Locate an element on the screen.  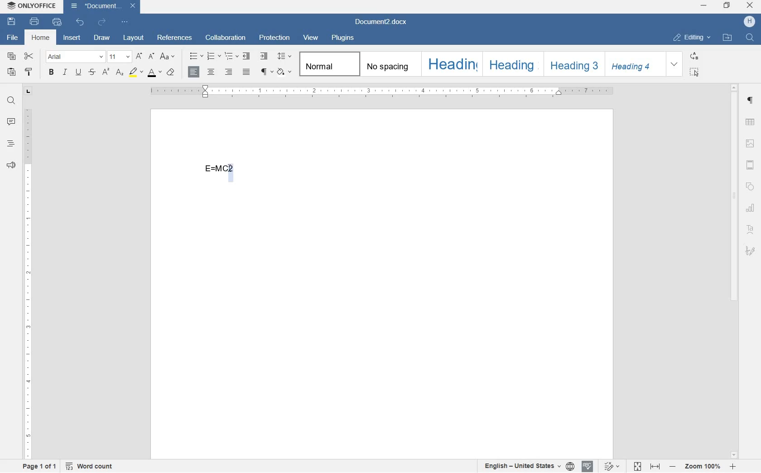
font color is located at coordinates (155, 72).